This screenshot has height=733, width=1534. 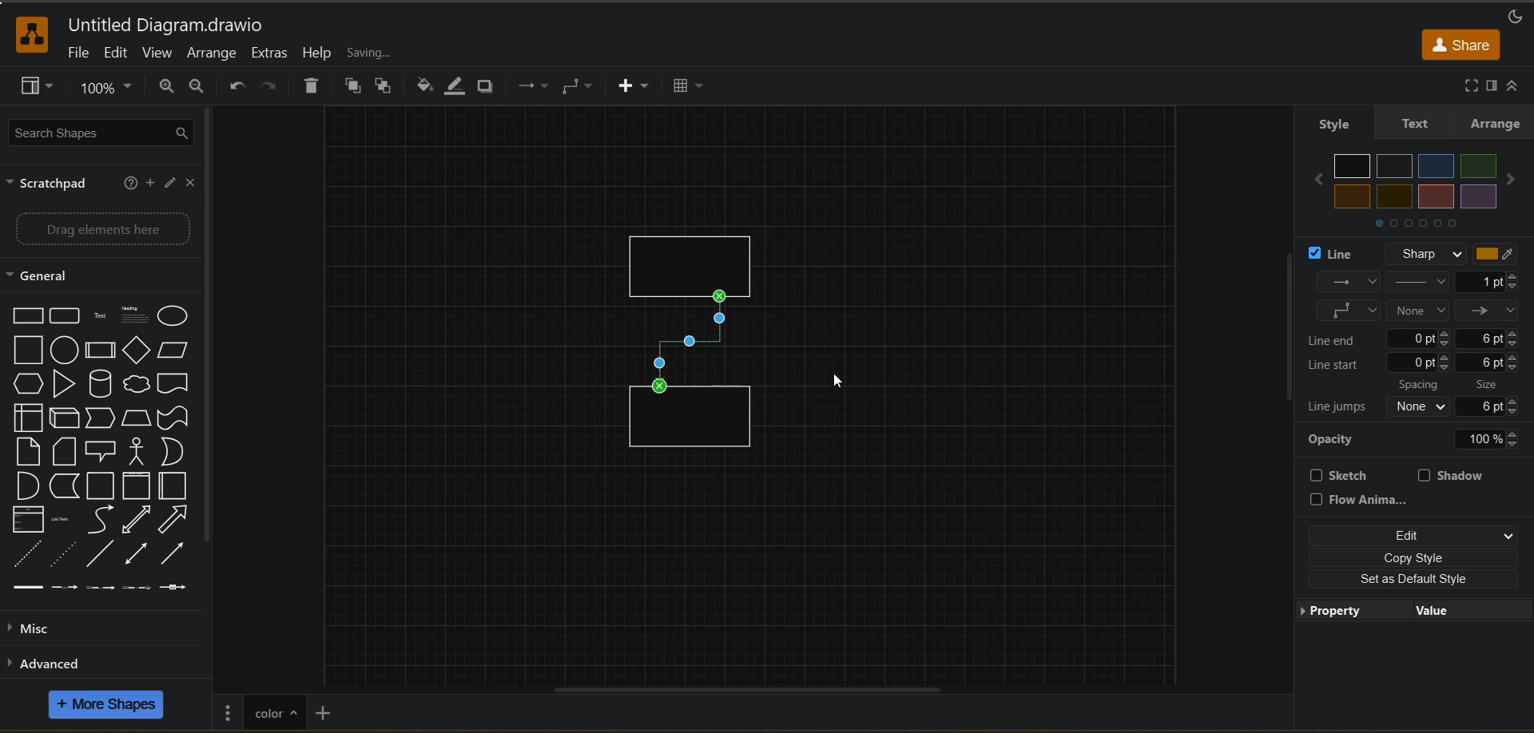 I want to click on Callout, so click(x=105, y=450).